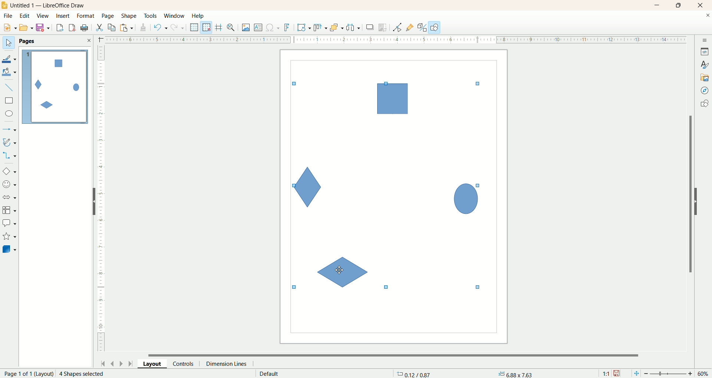  I want to click on save, so click(617, 374).